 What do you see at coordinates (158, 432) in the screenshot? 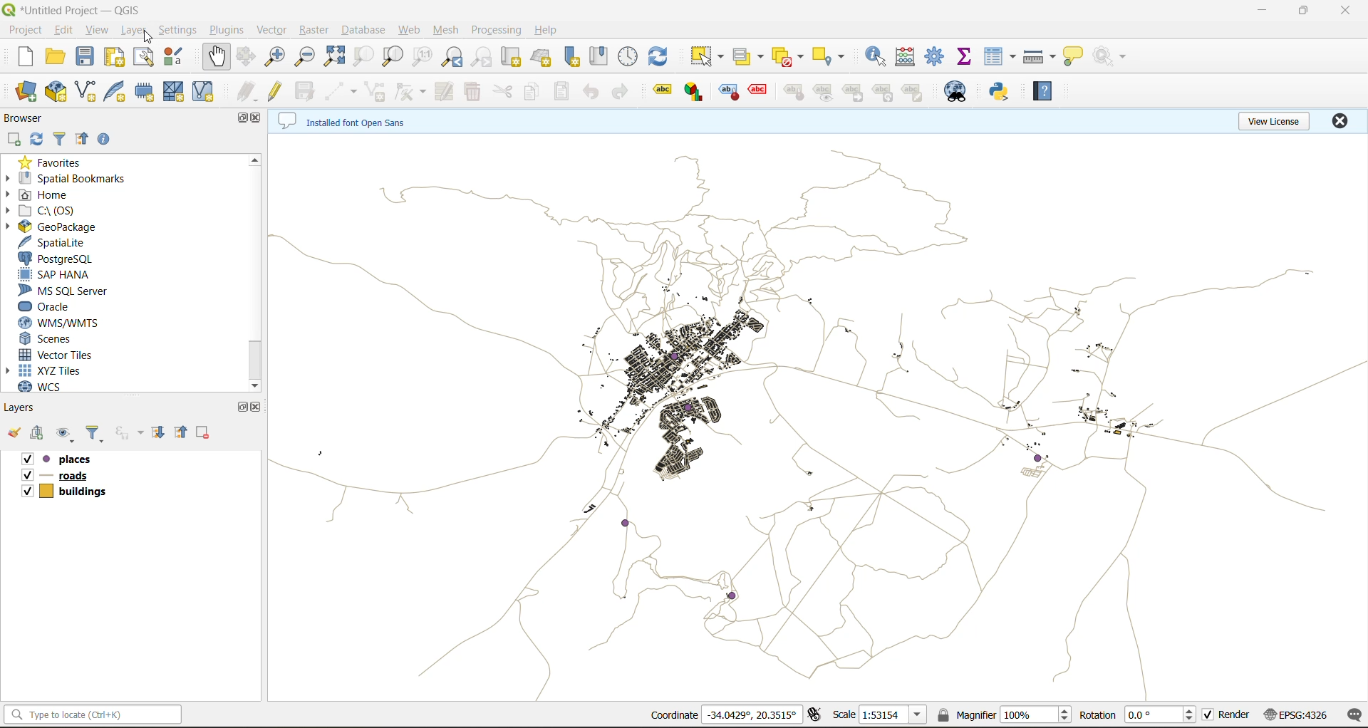
I see `expand all` at bounding box center [158, 432].